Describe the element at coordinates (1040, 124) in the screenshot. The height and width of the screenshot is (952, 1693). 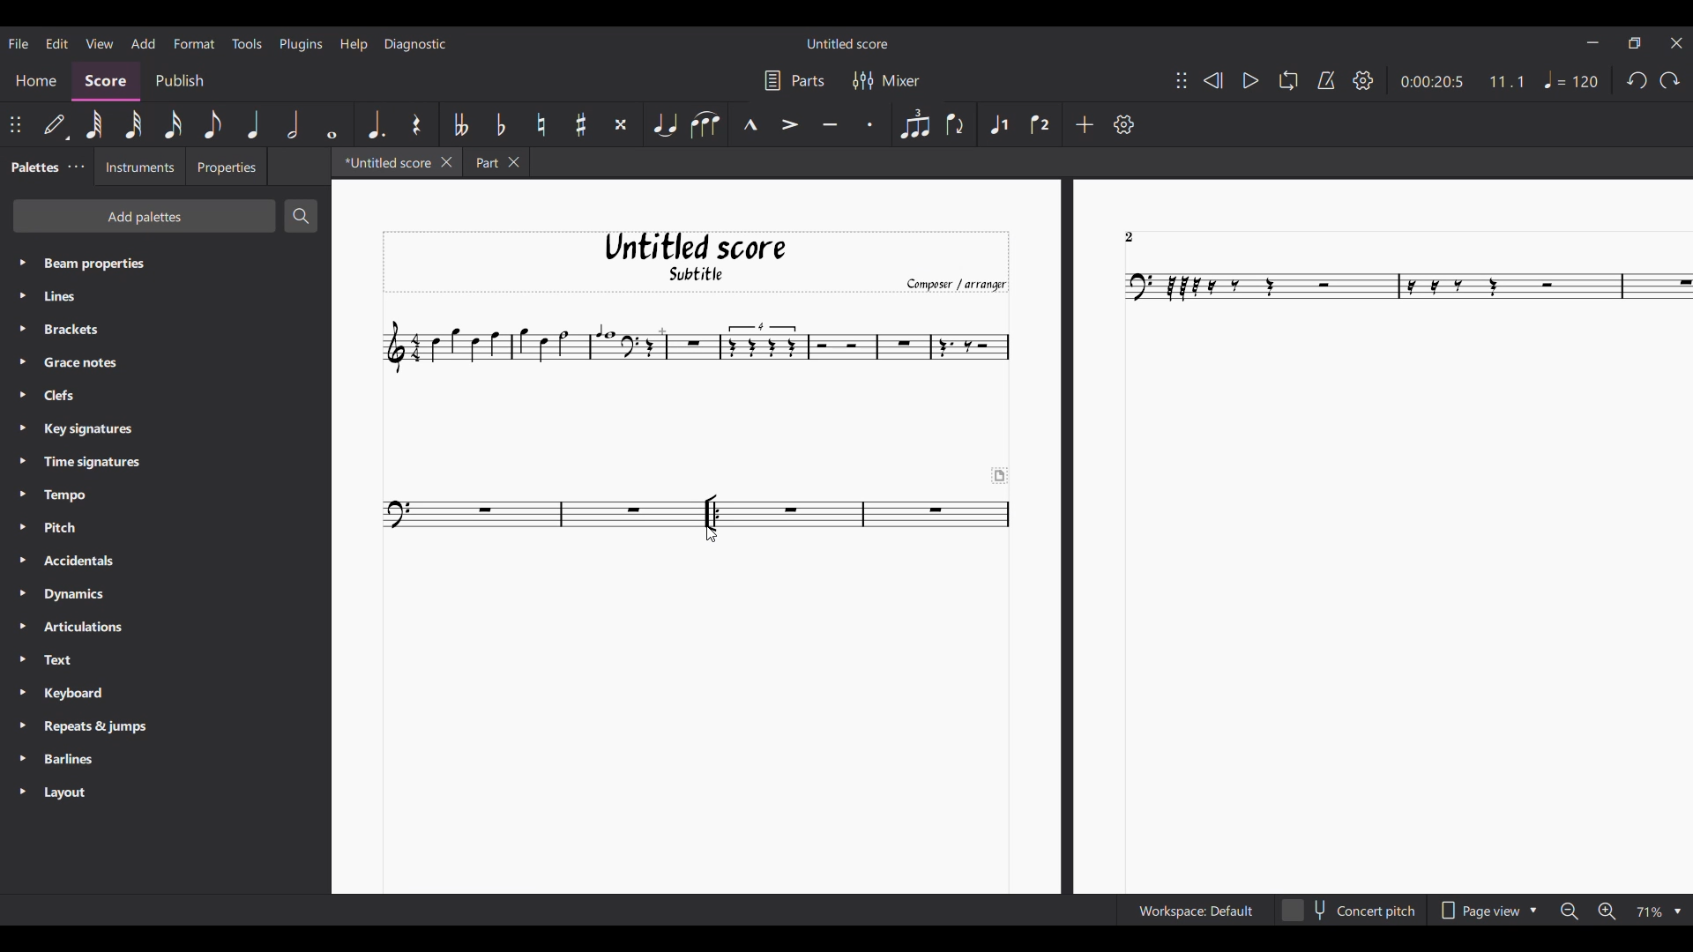
I see `Voice 2` at that location.